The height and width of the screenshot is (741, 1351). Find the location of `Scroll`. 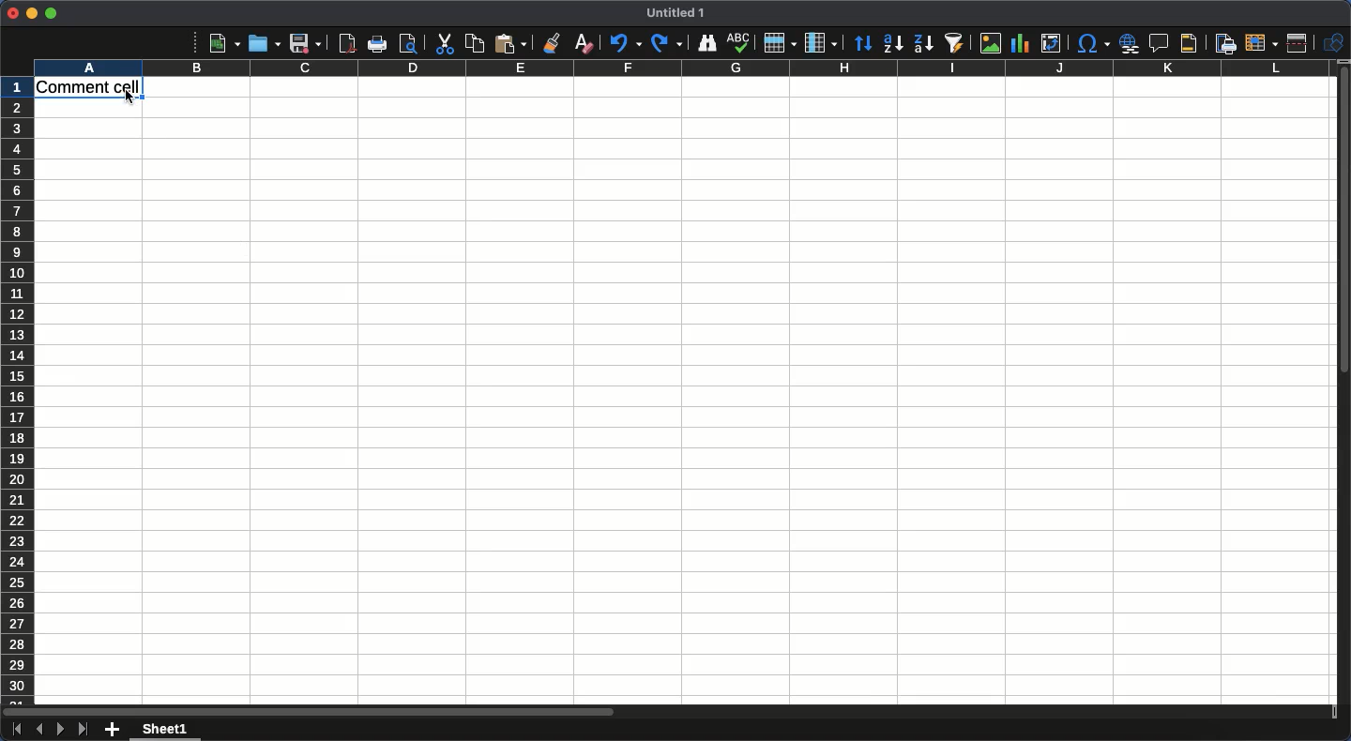

Scroll is located at coordinates (1343, 377).